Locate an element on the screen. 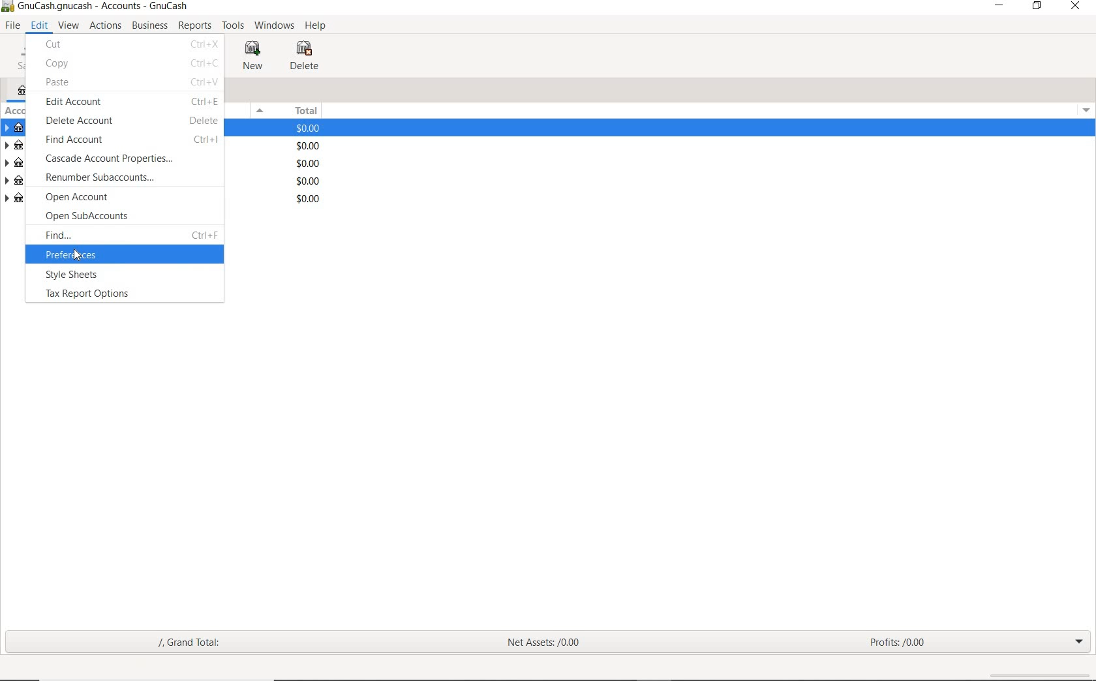 The height and width of the screenshot is (681, 1096).  is located at coordinates (309, 145).